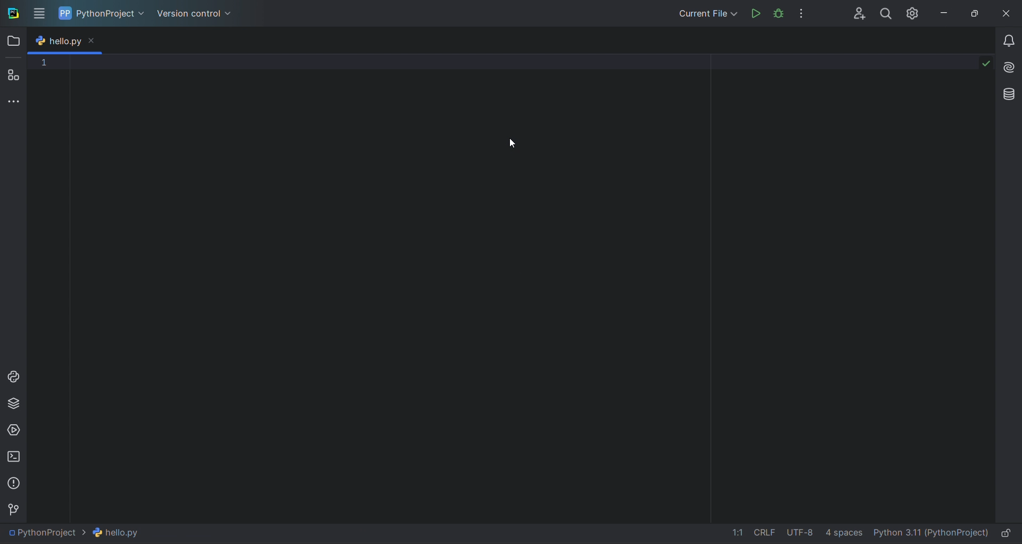 The image size is (1022, 544). I want to click on debug, so click(779, 13).